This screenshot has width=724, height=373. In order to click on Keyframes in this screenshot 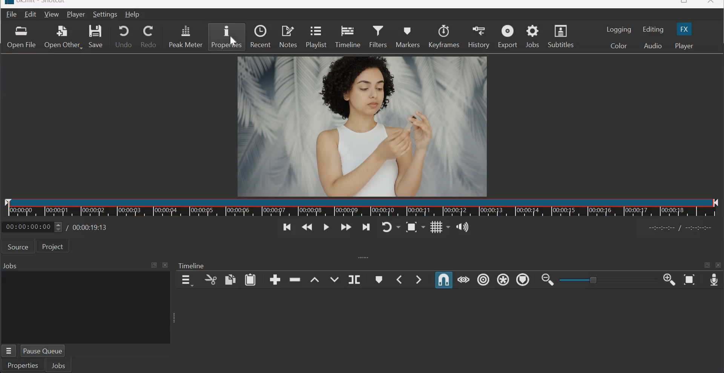, I will do `click(444, 36)`.